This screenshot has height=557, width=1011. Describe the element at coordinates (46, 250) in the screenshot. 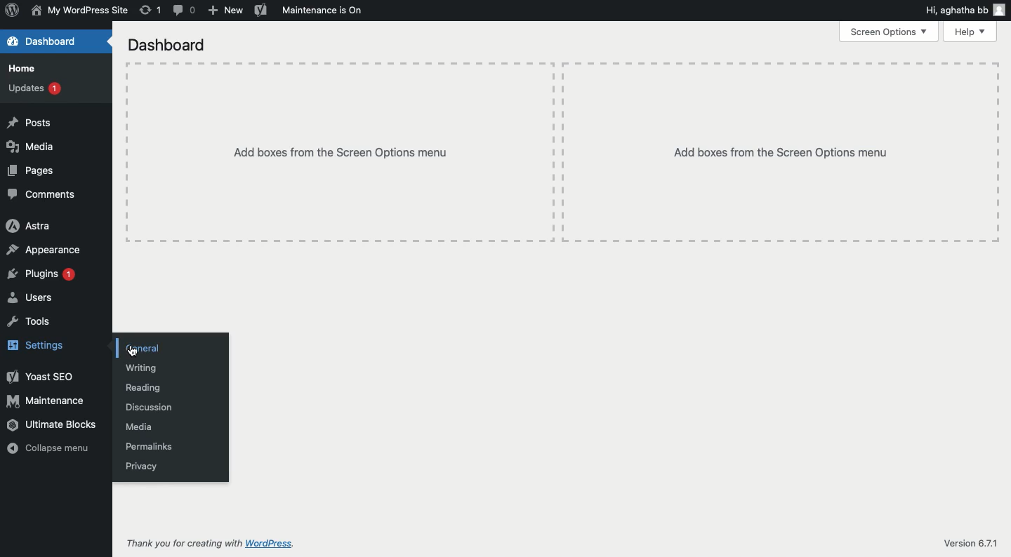

I see `Appearance` at that location.